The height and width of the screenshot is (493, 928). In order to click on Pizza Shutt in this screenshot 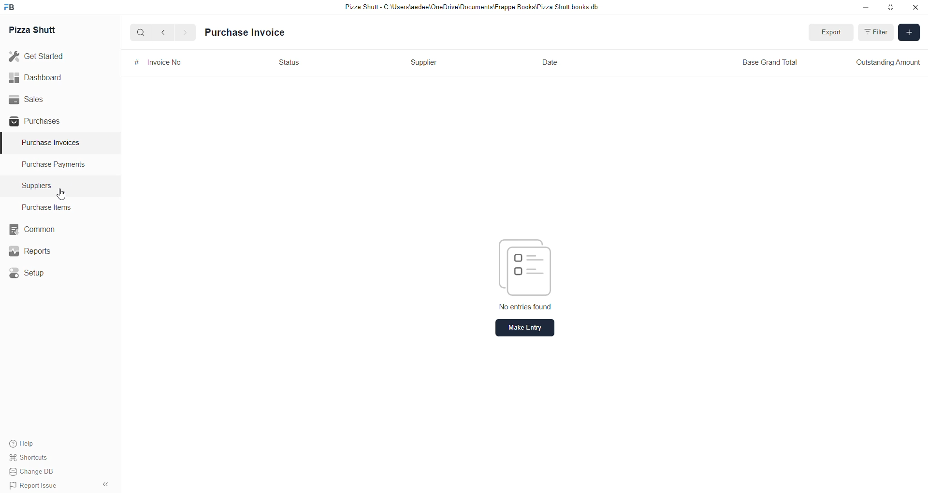, I will do `click(36, 30)`.